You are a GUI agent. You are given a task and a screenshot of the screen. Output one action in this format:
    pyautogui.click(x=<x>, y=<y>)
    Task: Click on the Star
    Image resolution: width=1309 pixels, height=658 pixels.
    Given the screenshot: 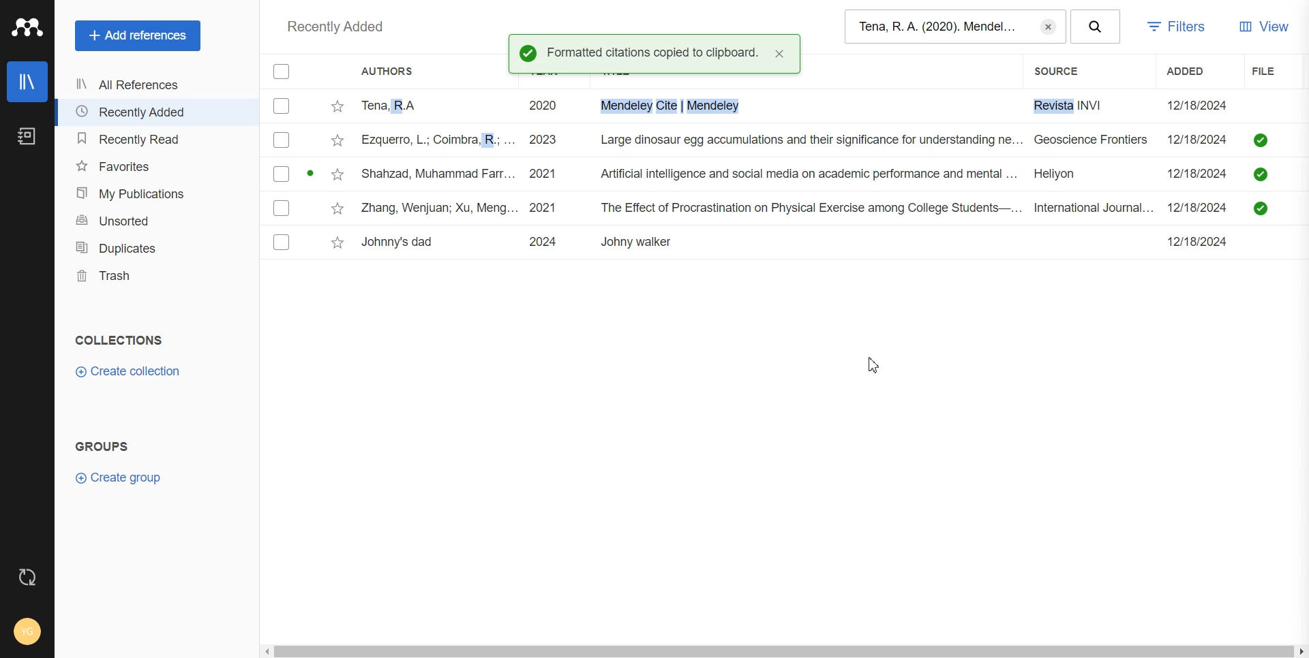 What is the action you would take?
    pyautogui.click(x=337, y=108)
    